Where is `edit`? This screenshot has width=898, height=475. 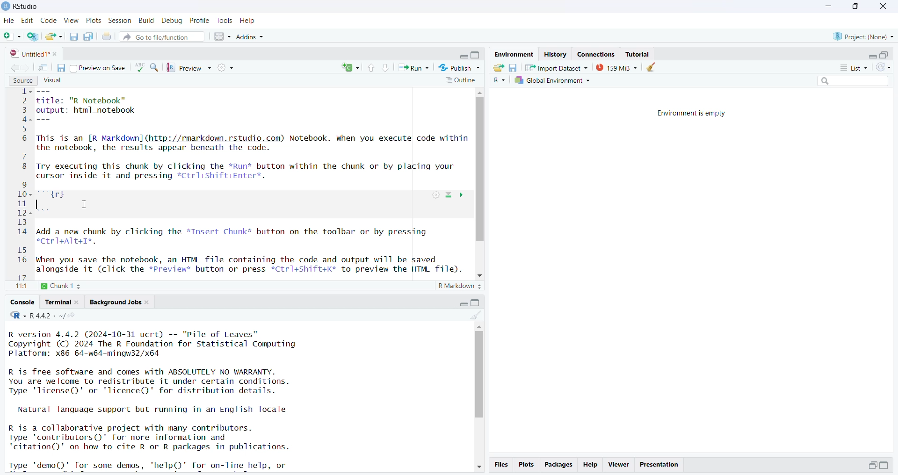
edit is located at coordinates (29, 21).